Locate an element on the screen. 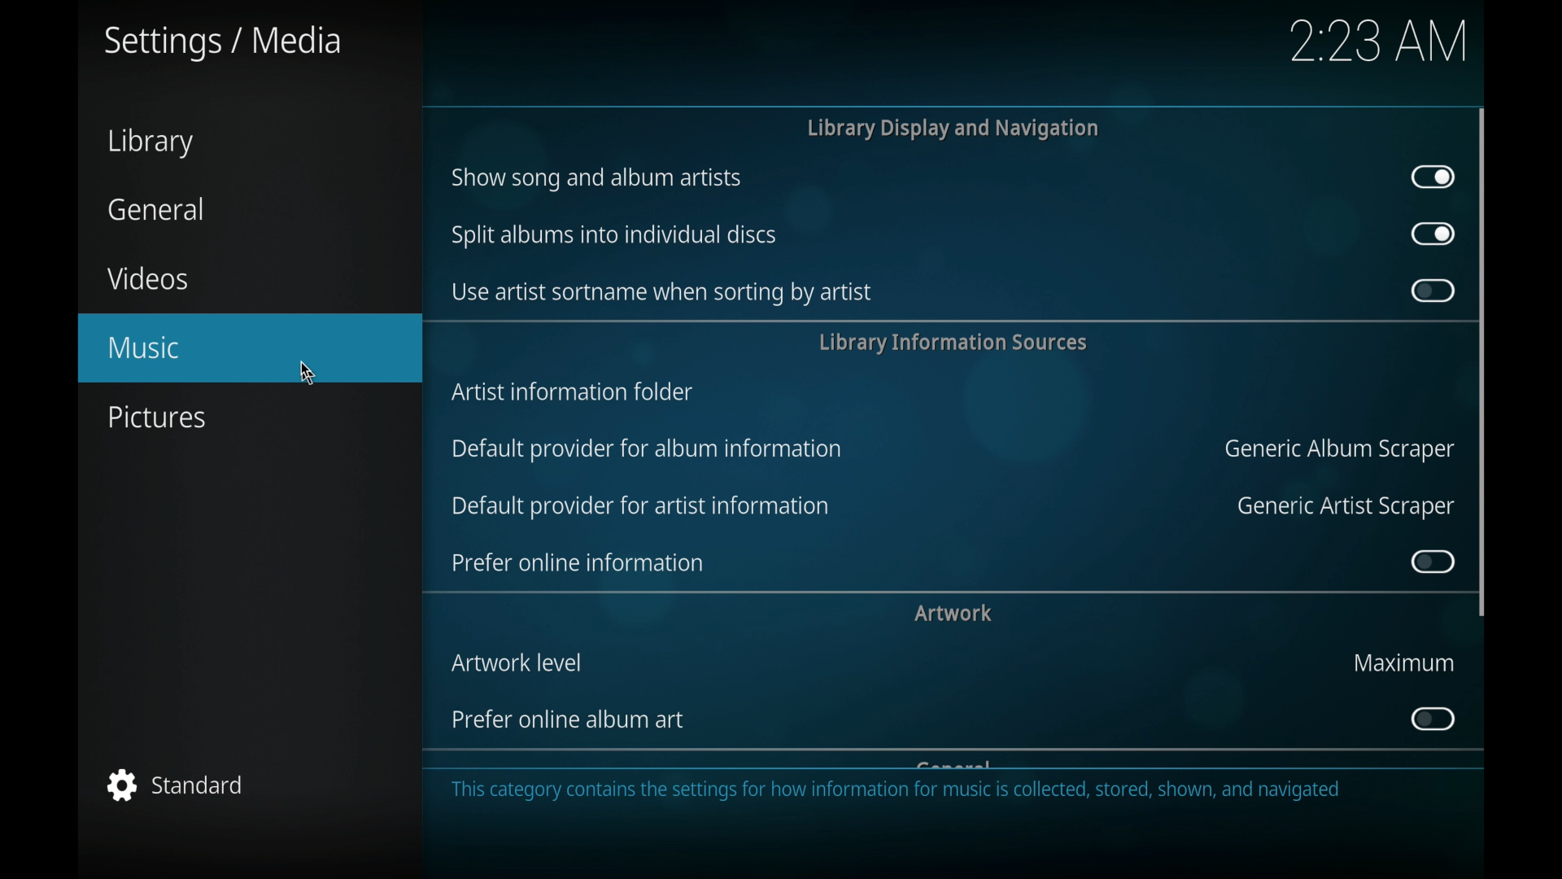  This category contains the settings for how information for music is collected, stored, shown, and navigated is located at coordinates (901, 797).